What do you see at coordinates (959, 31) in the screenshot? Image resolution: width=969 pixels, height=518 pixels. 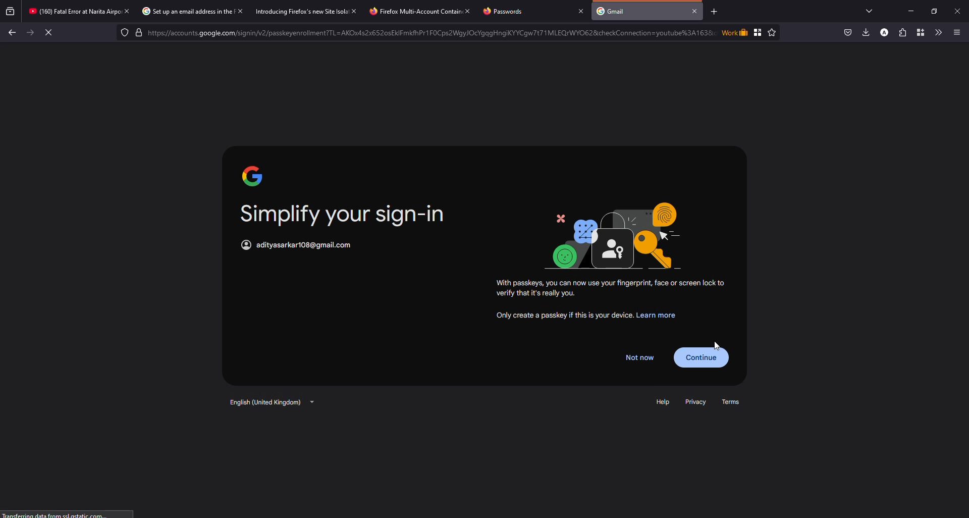 I see `More options` at bounding box center [959, 31].